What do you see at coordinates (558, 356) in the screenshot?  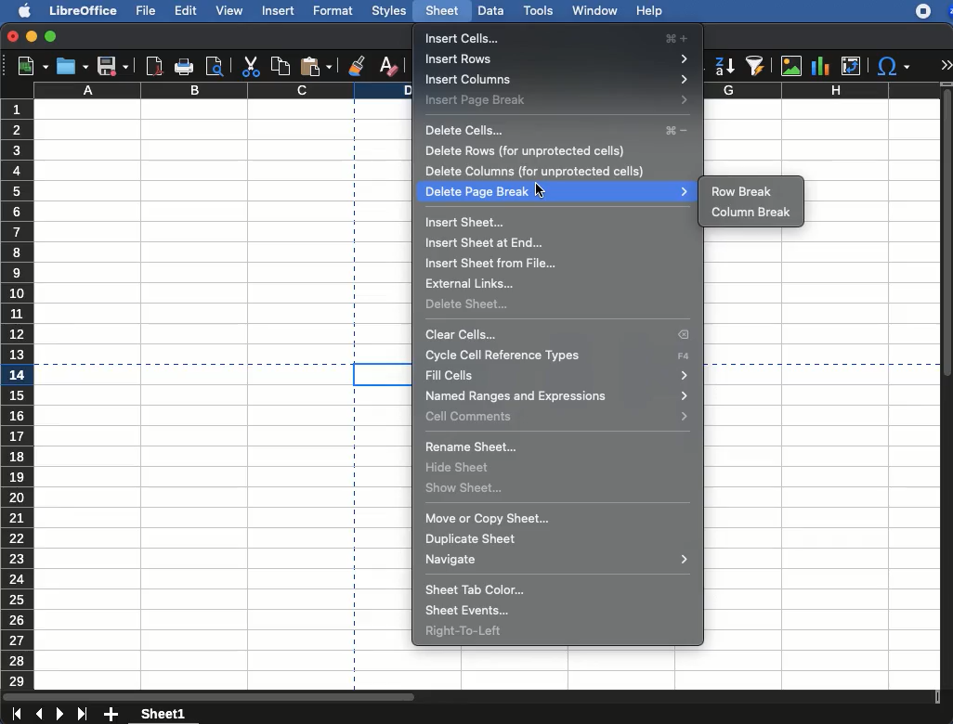 I see `cycle cell reference type` at bounding box center [558, 356].